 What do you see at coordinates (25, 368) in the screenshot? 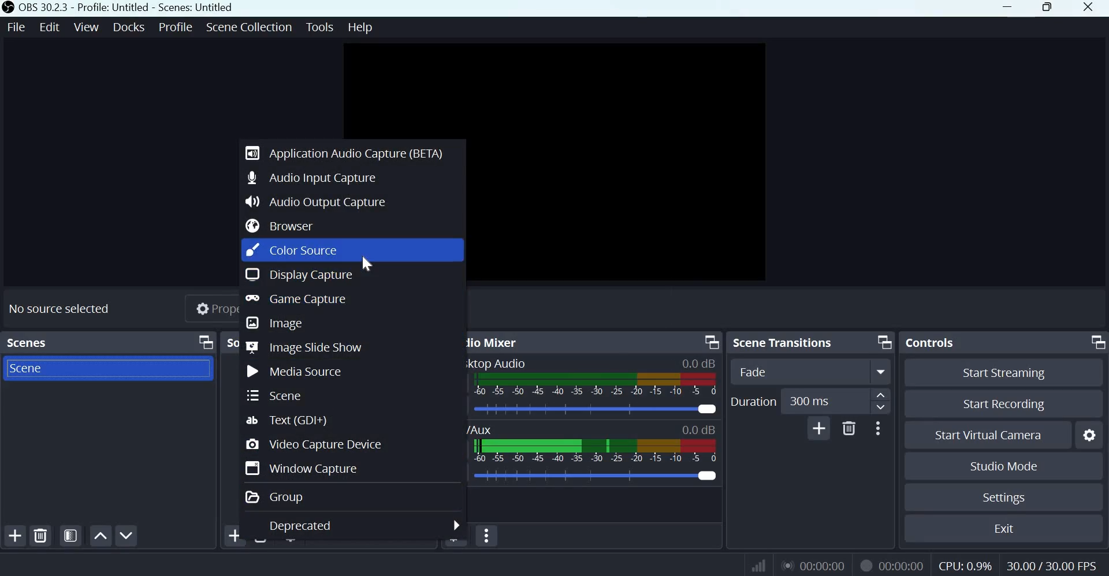
I see `Scene` at bounding box center [25, 368].